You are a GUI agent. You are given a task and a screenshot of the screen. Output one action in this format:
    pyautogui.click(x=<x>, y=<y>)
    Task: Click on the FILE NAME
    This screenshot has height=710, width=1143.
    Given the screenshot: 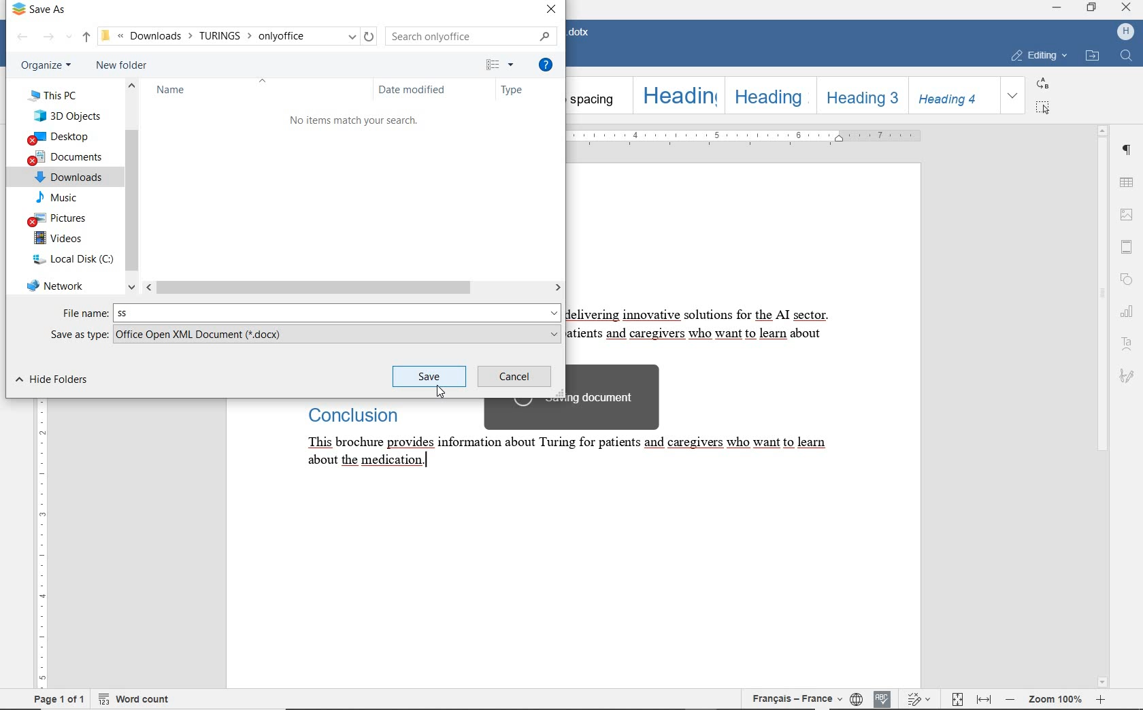 What is the action you would take?
    pyautogui.click(x=84, y=314)
    